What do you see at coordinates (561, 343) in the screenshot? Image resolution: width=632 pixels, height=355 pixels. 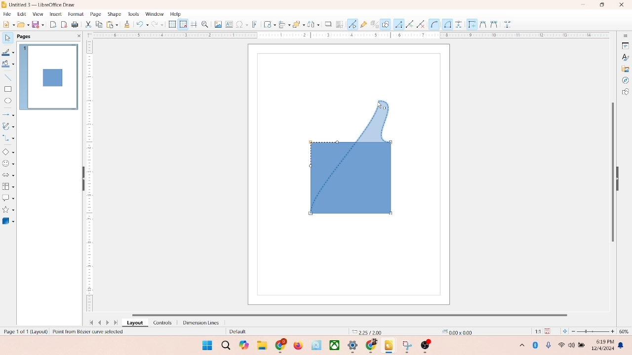 I see `wifi` at bounding box center [561, 343].